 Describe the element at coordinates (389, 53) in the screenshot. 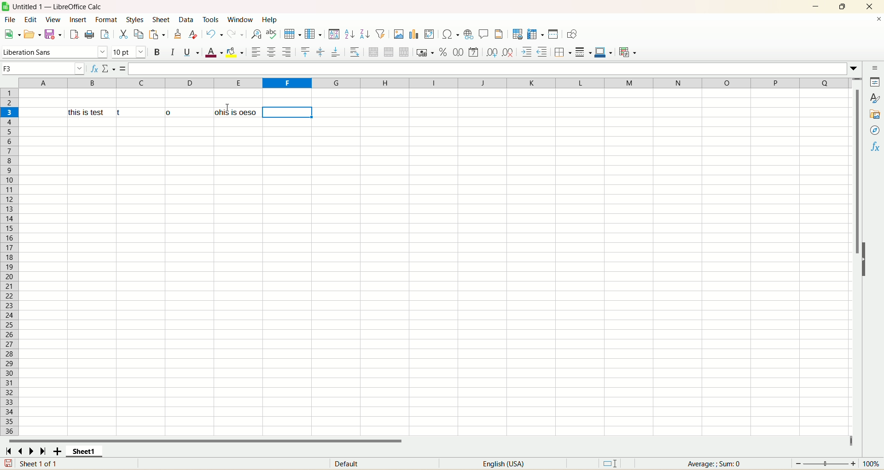

I see `merge cells` at that location.